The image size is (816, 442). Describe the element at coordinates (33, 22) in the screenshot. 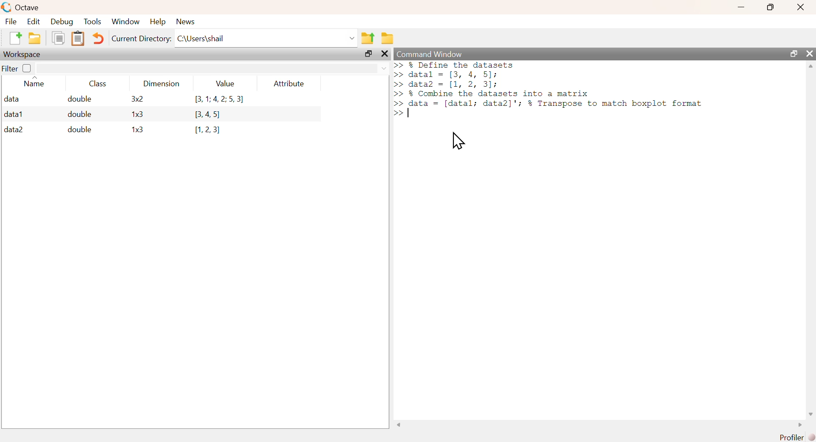

I see `Edit` at that location.